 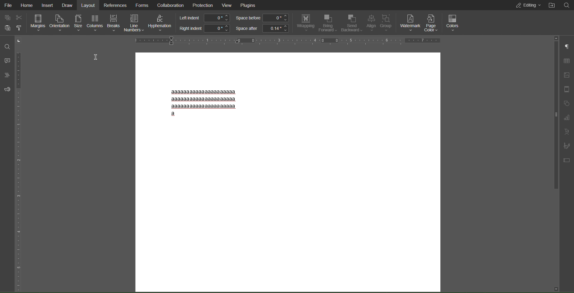 What do you see at coordinates (525, 5) in the screenshot?
I see `Editing` at bounding box center [525, 5].